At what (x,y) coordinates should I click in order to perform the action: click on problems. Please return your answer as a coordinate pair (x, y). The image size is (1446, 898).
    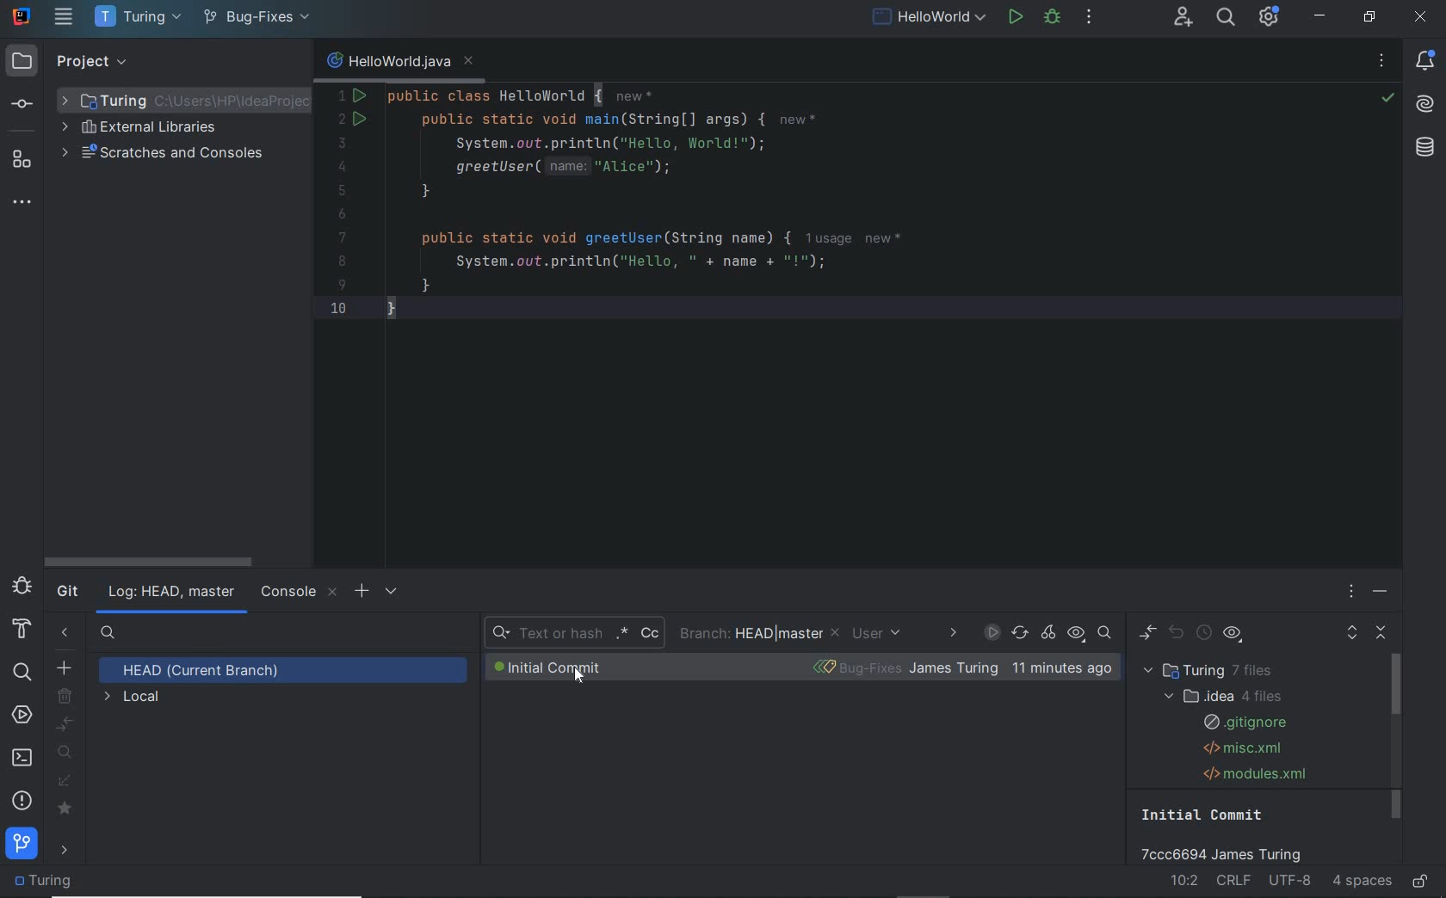
    Looking at the image, I should click on (23, 800).